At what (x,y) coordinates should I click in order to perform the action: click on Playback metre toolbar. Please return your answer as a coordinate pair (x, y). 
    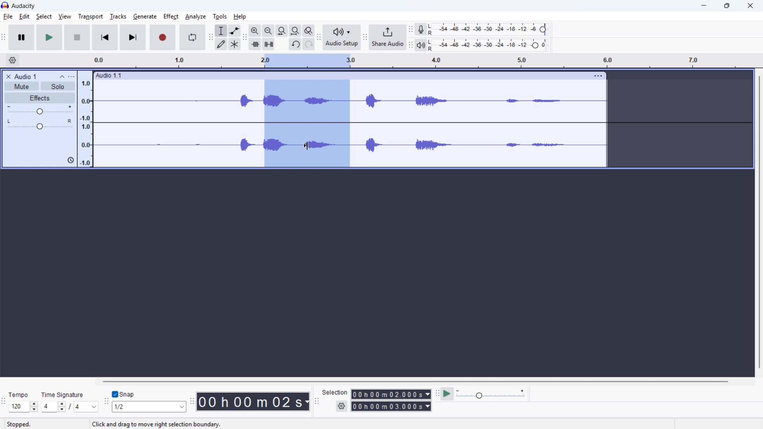
    Looking at the image, I should click on (410, 45).